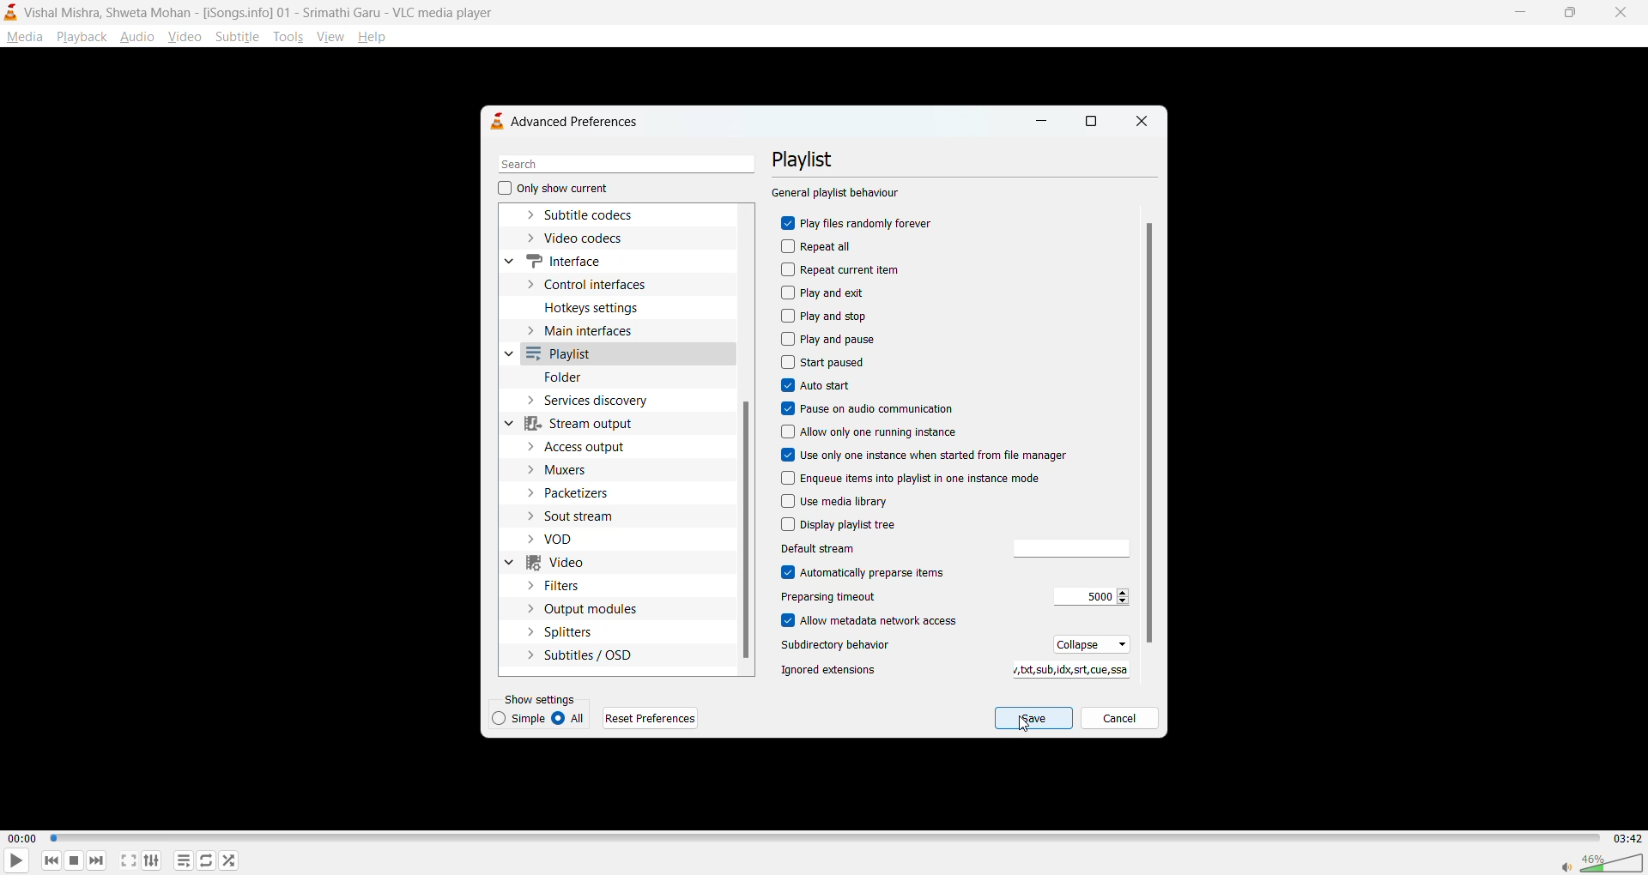  I want to click on display playlist tree, so click(843, 525).